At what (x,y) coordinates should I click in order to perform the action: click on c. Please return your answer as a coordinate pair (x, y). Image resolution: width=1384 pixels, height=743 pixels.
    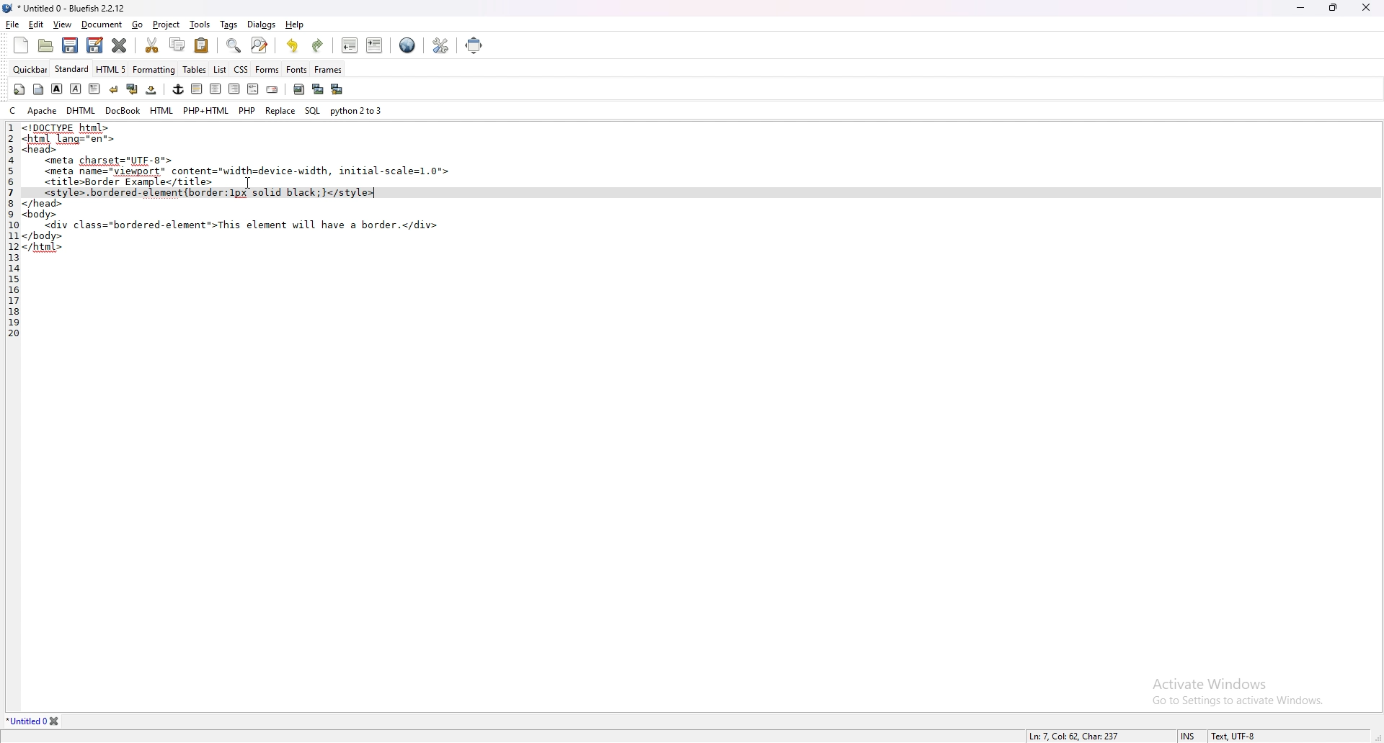
    Looking at the image, I should click on (14, 109).